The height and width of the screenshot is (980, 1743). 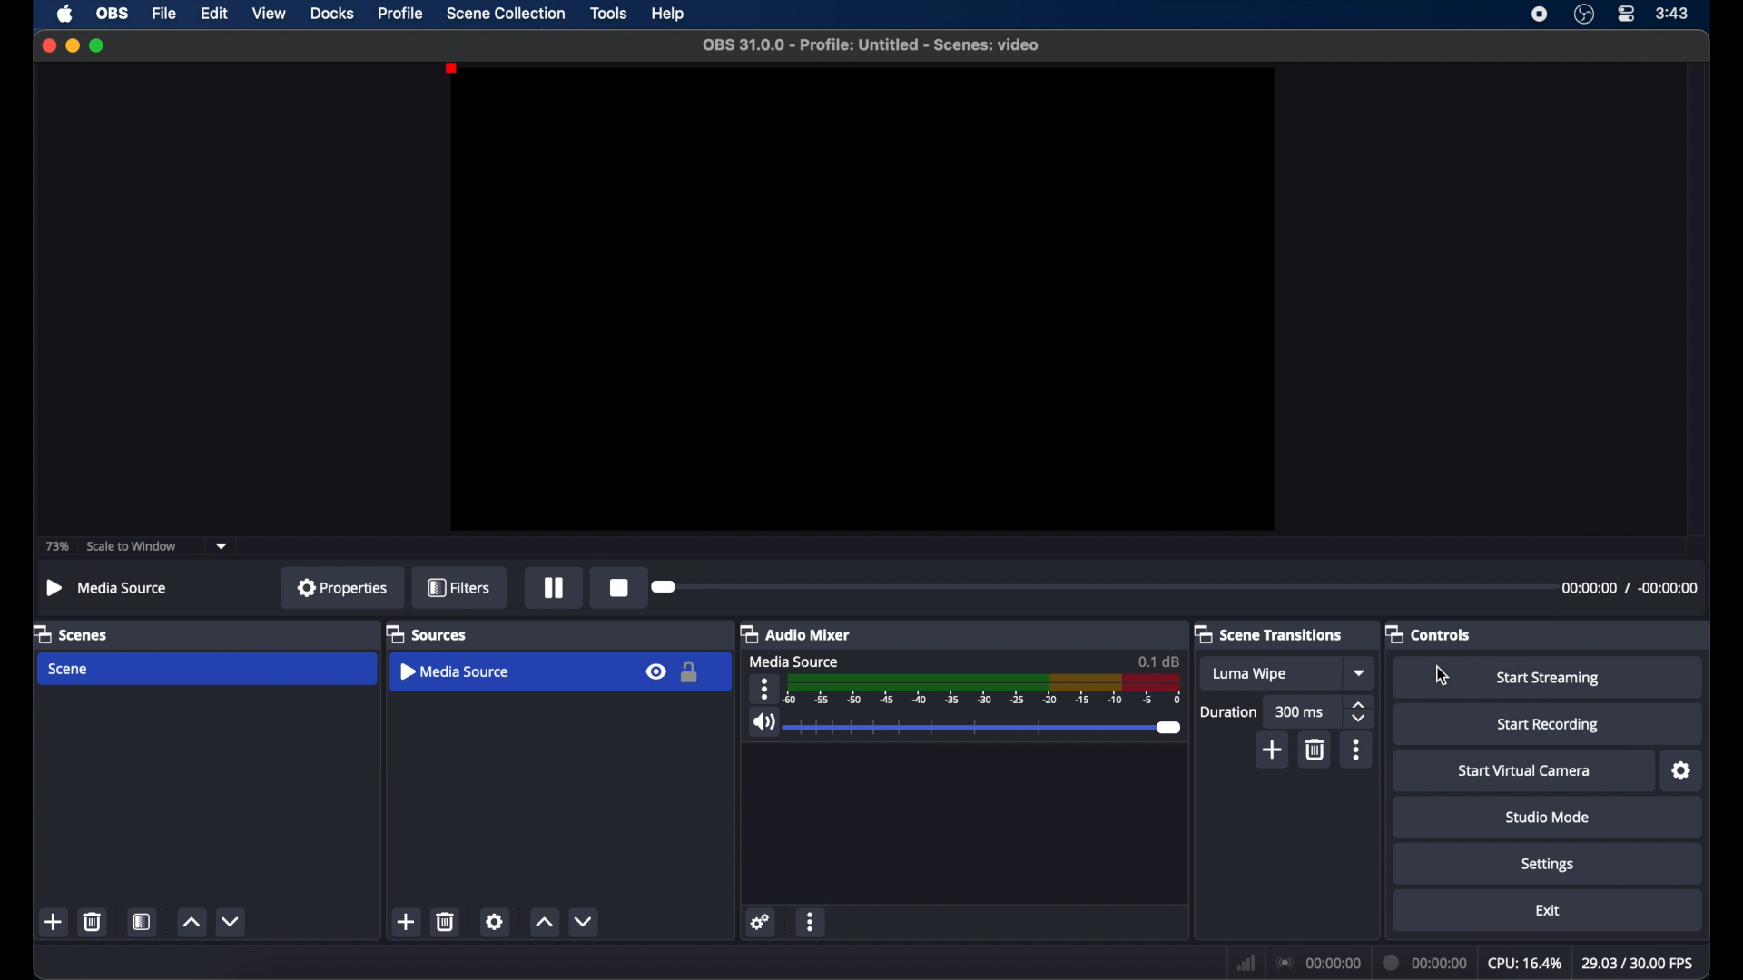 I want to click on stepper buttons, so click(x=1358, y=711).